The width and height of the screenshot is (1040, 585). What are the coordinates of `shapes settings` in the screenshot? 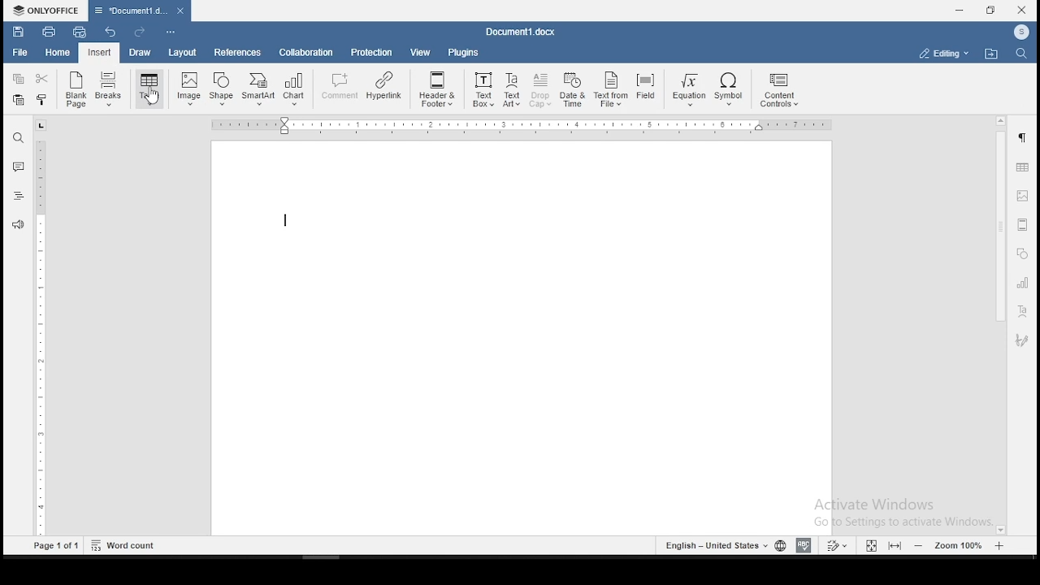 It's located at (1021, 253).